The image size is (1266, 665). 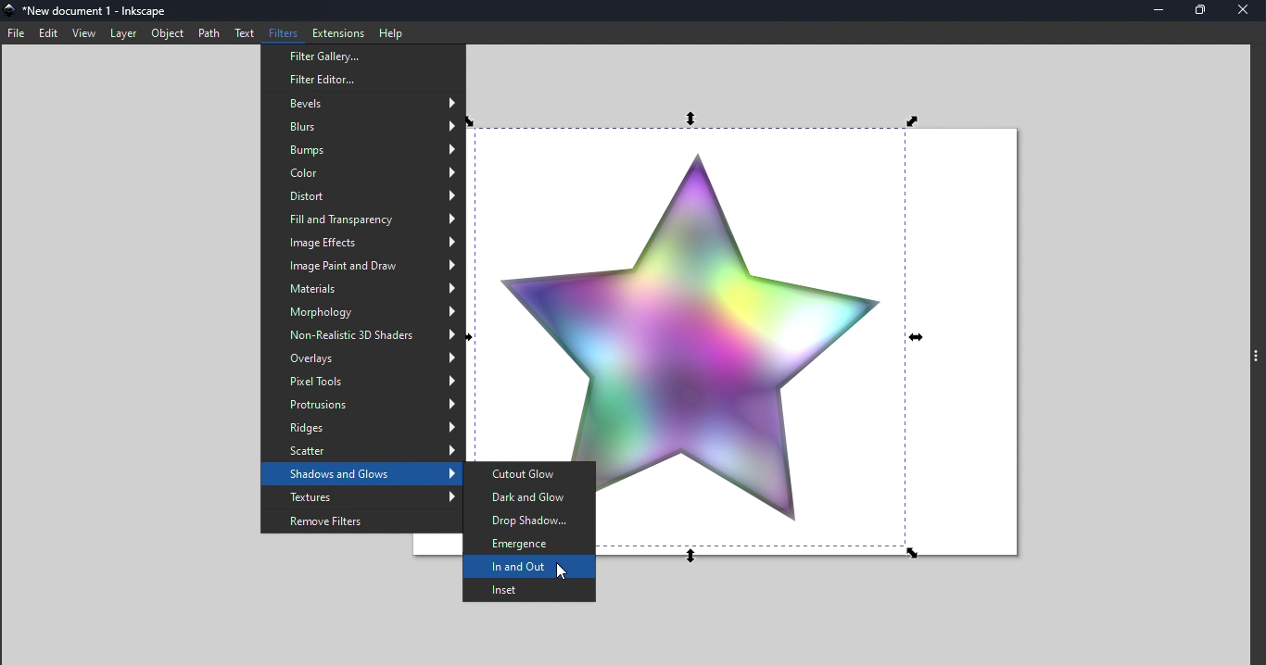 What do you see at coordinates (363, 195) in the screenshot?
I see `Distort` at bounding box center [363, 195].